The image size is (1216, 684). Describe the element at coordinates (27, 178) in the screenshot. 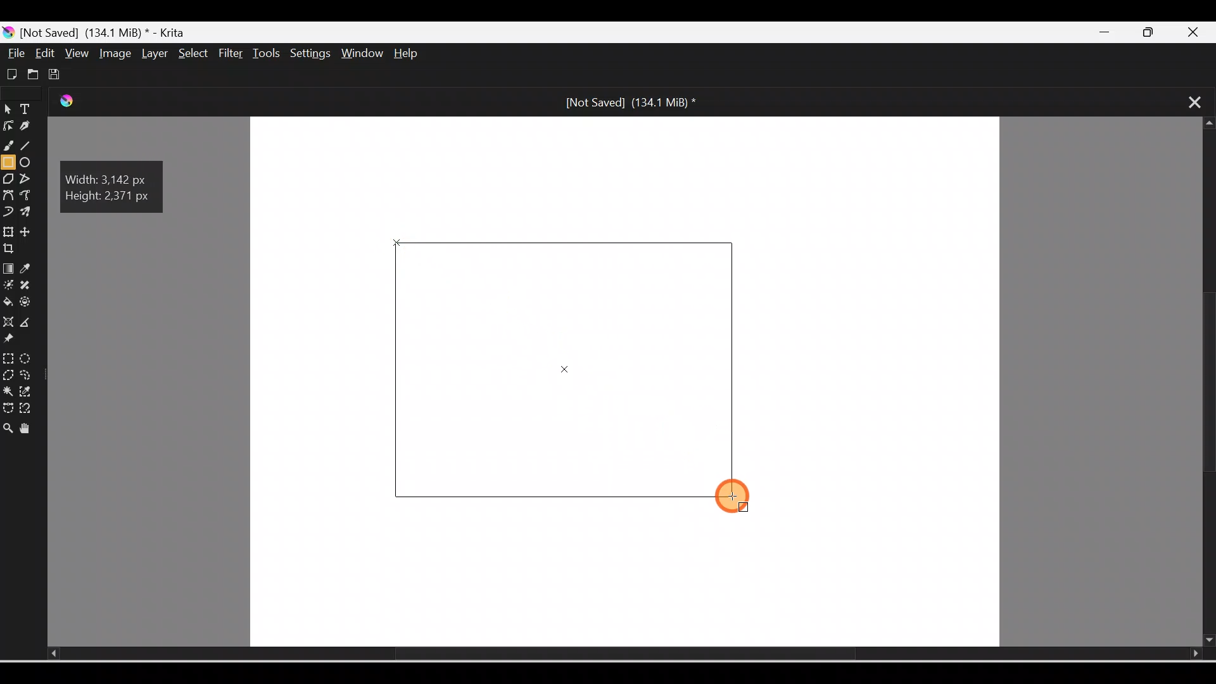

I see `Polyline` at that location.